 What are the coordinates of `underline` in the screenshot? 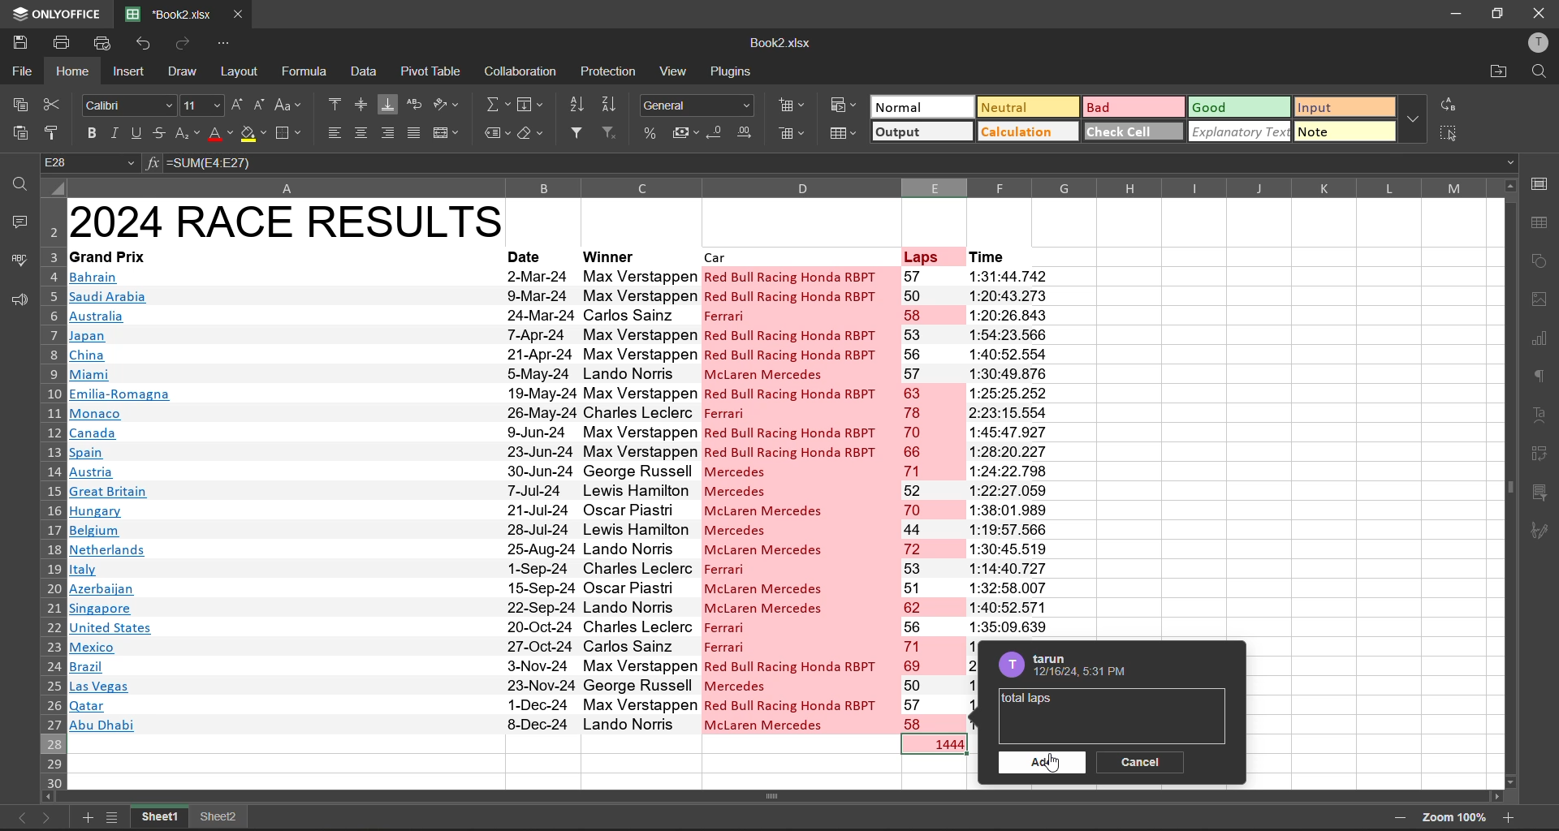 It's located at (137, 131).